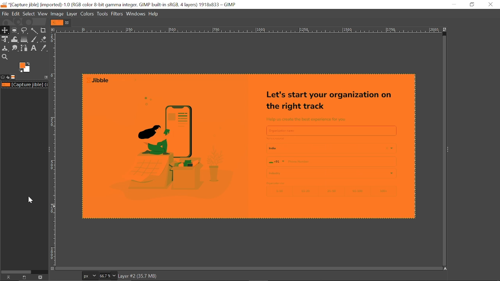 This screenshot has width=500, height=281. I want to click on Create a new display for this image, so click(23, 277).